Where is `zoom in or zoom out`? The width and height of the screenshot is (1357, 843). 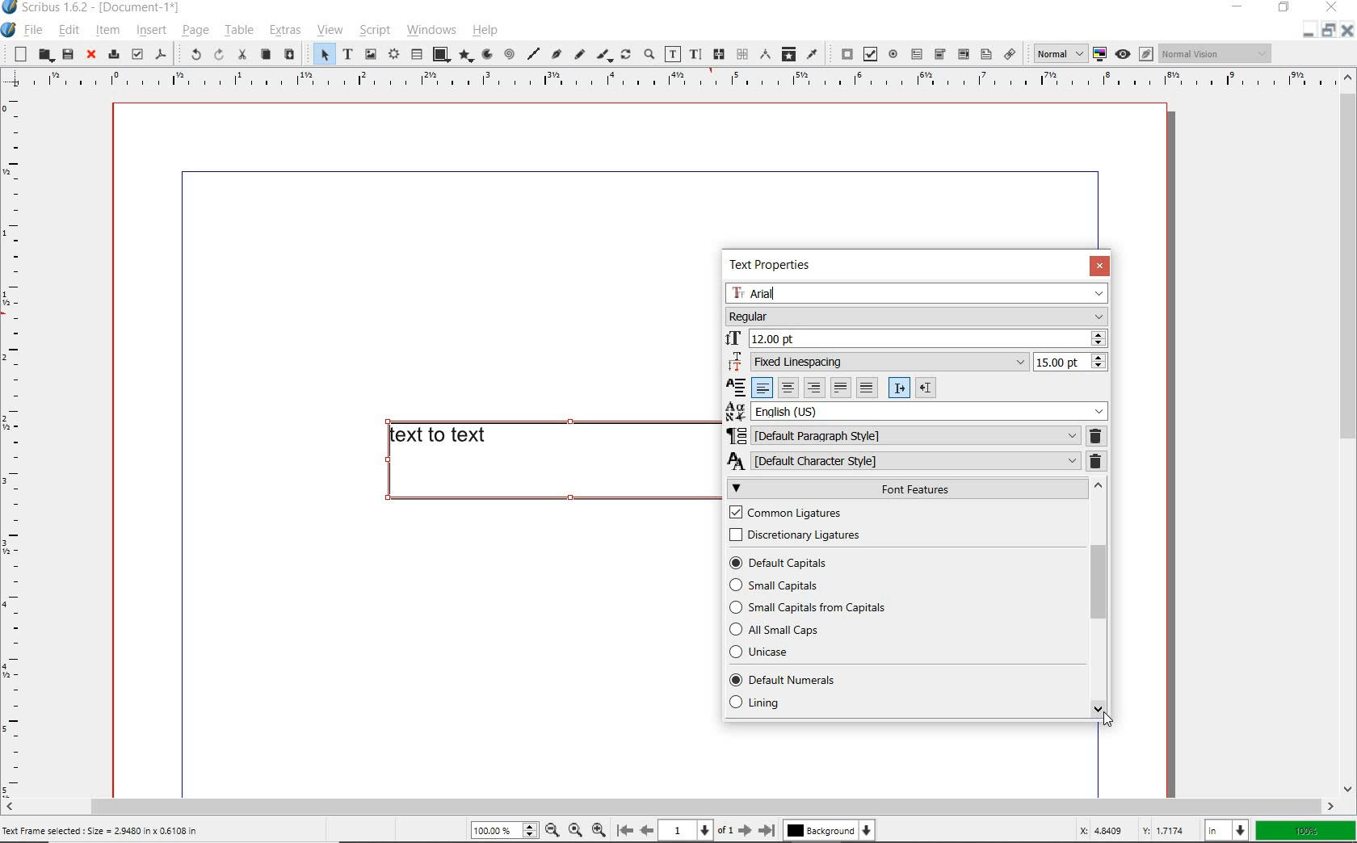 zoom in or zoom out is located at coordinates (649, 56).